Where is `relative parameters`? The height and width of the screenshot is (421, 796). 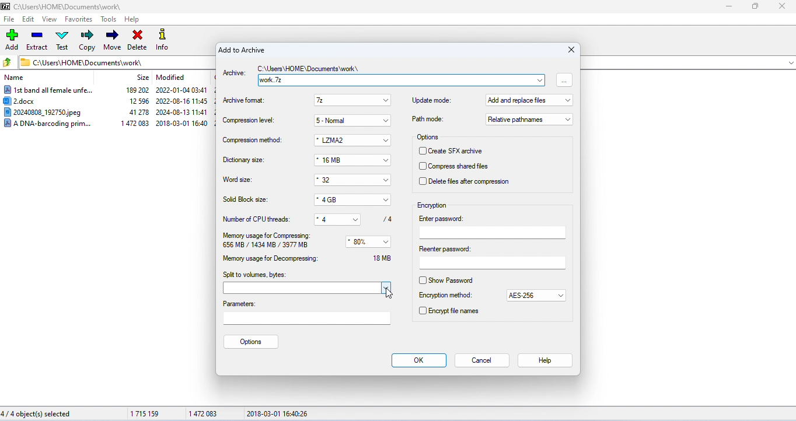
relative parameters is located at coordinates (529, 119).